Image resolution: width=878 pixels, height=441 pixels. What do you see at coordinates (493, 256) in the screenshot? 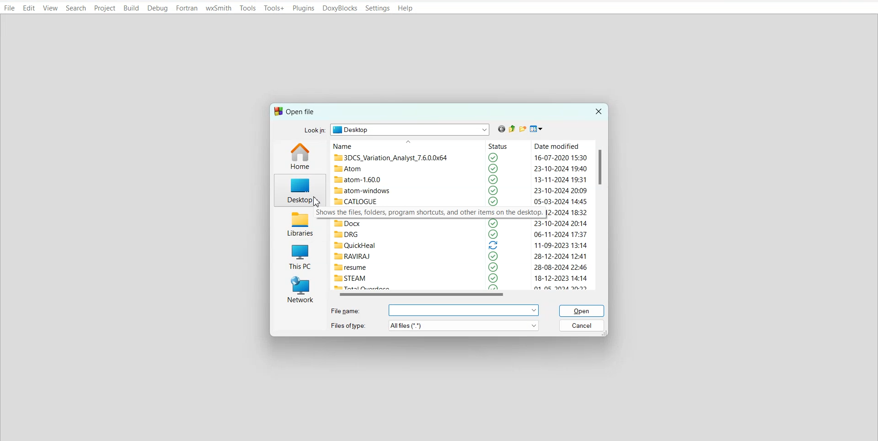
I see `selected logo` at bounding box center [493, 256].